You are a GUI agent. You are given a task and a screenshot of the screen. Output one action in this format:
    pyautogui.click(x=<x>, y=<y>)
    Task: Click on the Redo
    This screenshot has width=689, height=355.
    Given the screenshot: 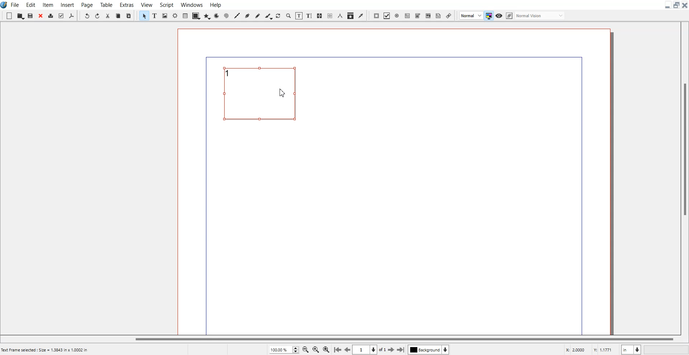 What is the action you would take?
    pyautogui.click(x=98, y=15)
    